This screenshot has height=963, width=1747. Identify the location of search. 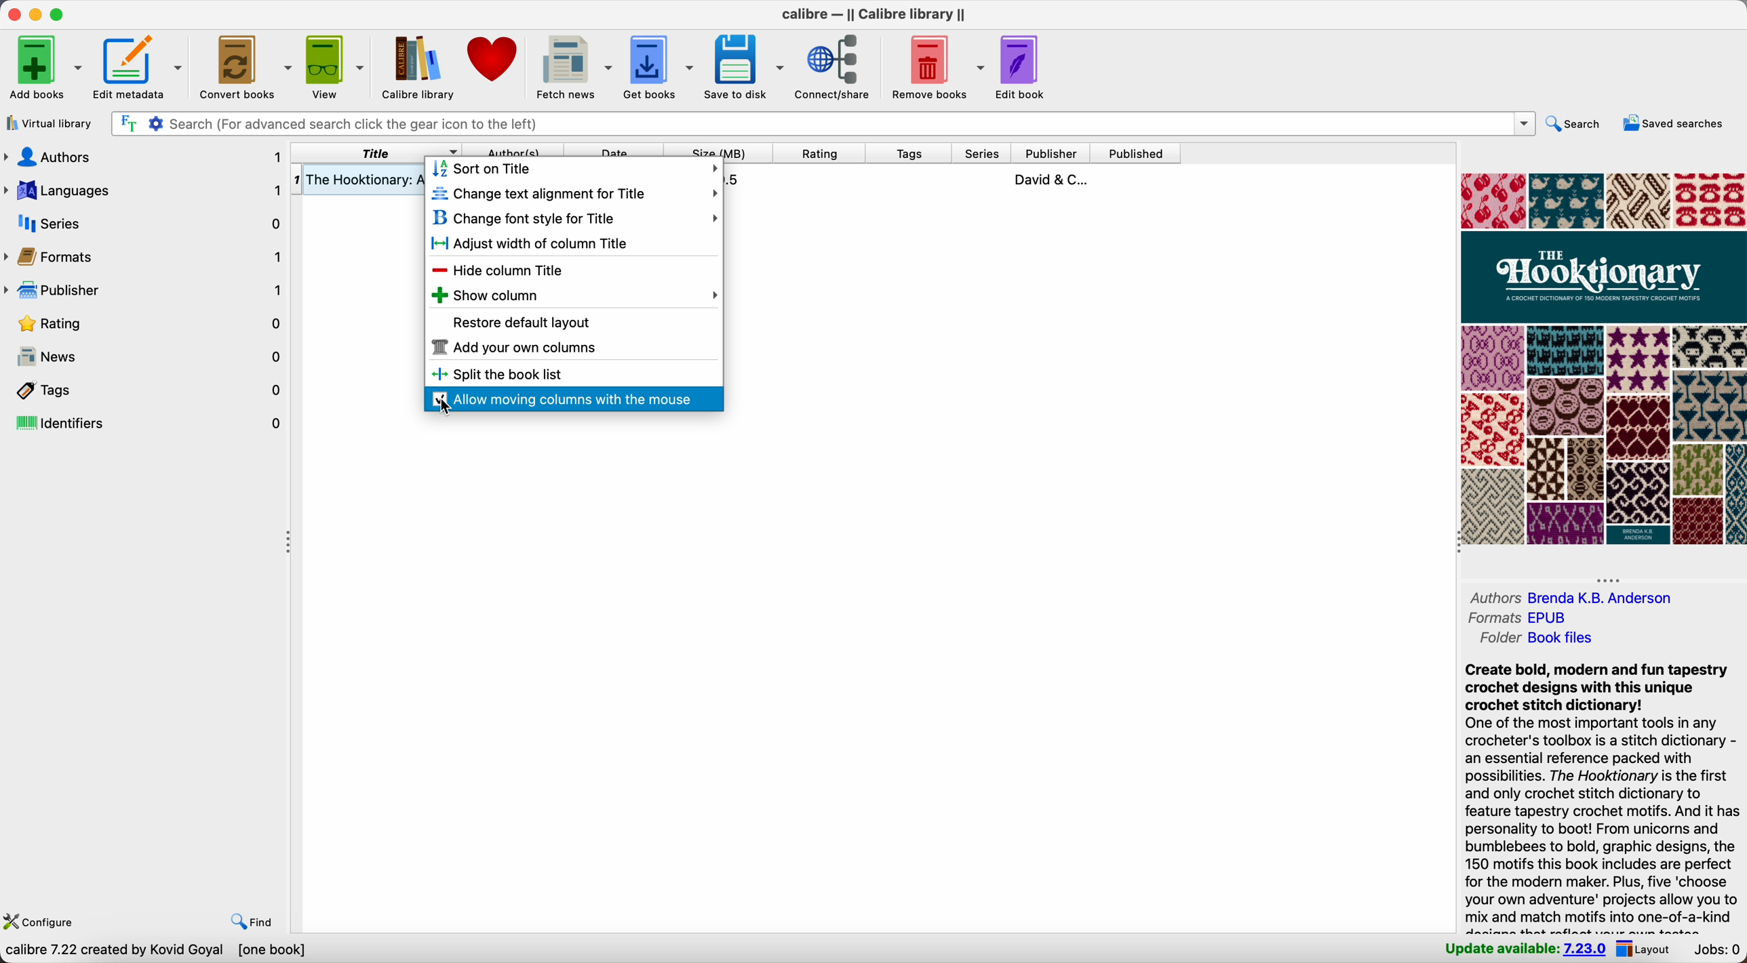
(1577, 125).